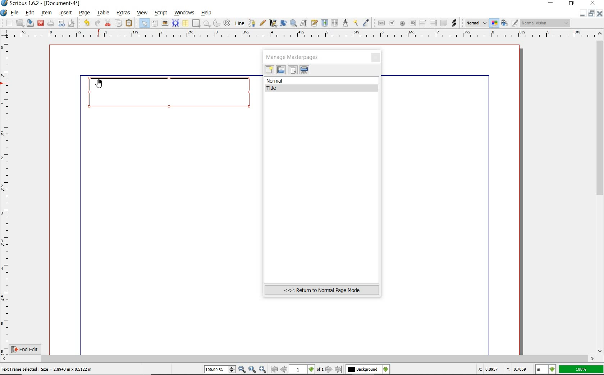  I want to click on pdf text field, so click(412, 23).